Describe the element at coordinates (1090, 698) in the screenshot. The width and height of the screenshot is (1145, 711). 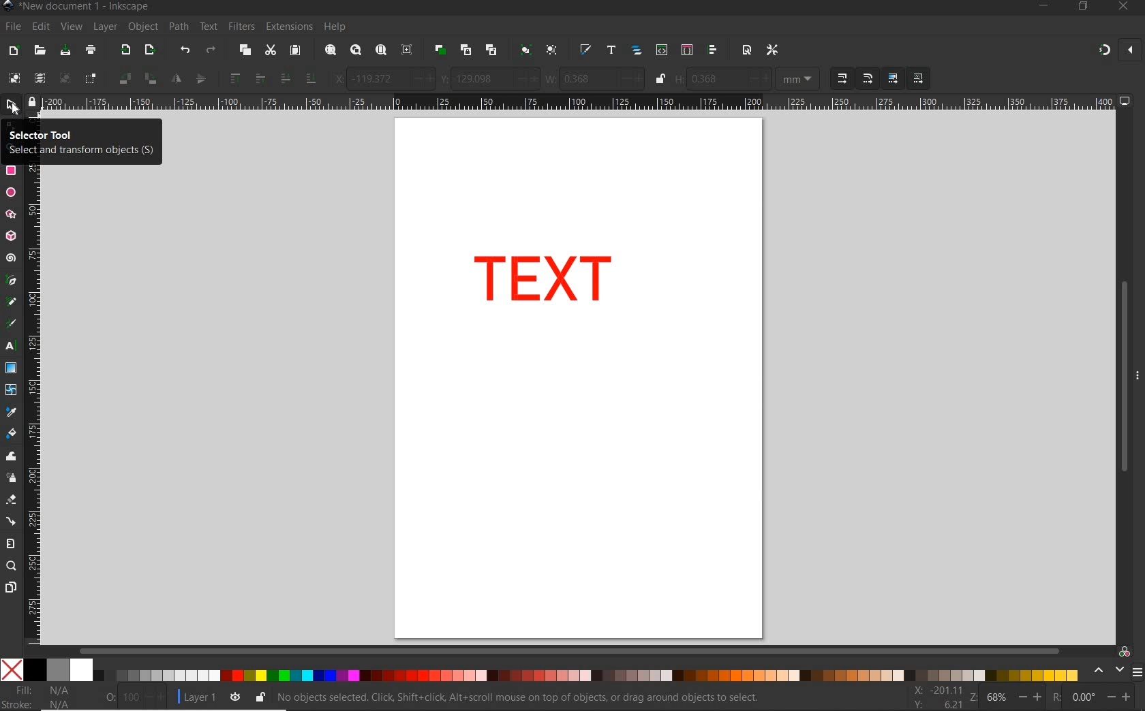
I see `ROTATION` at that location.